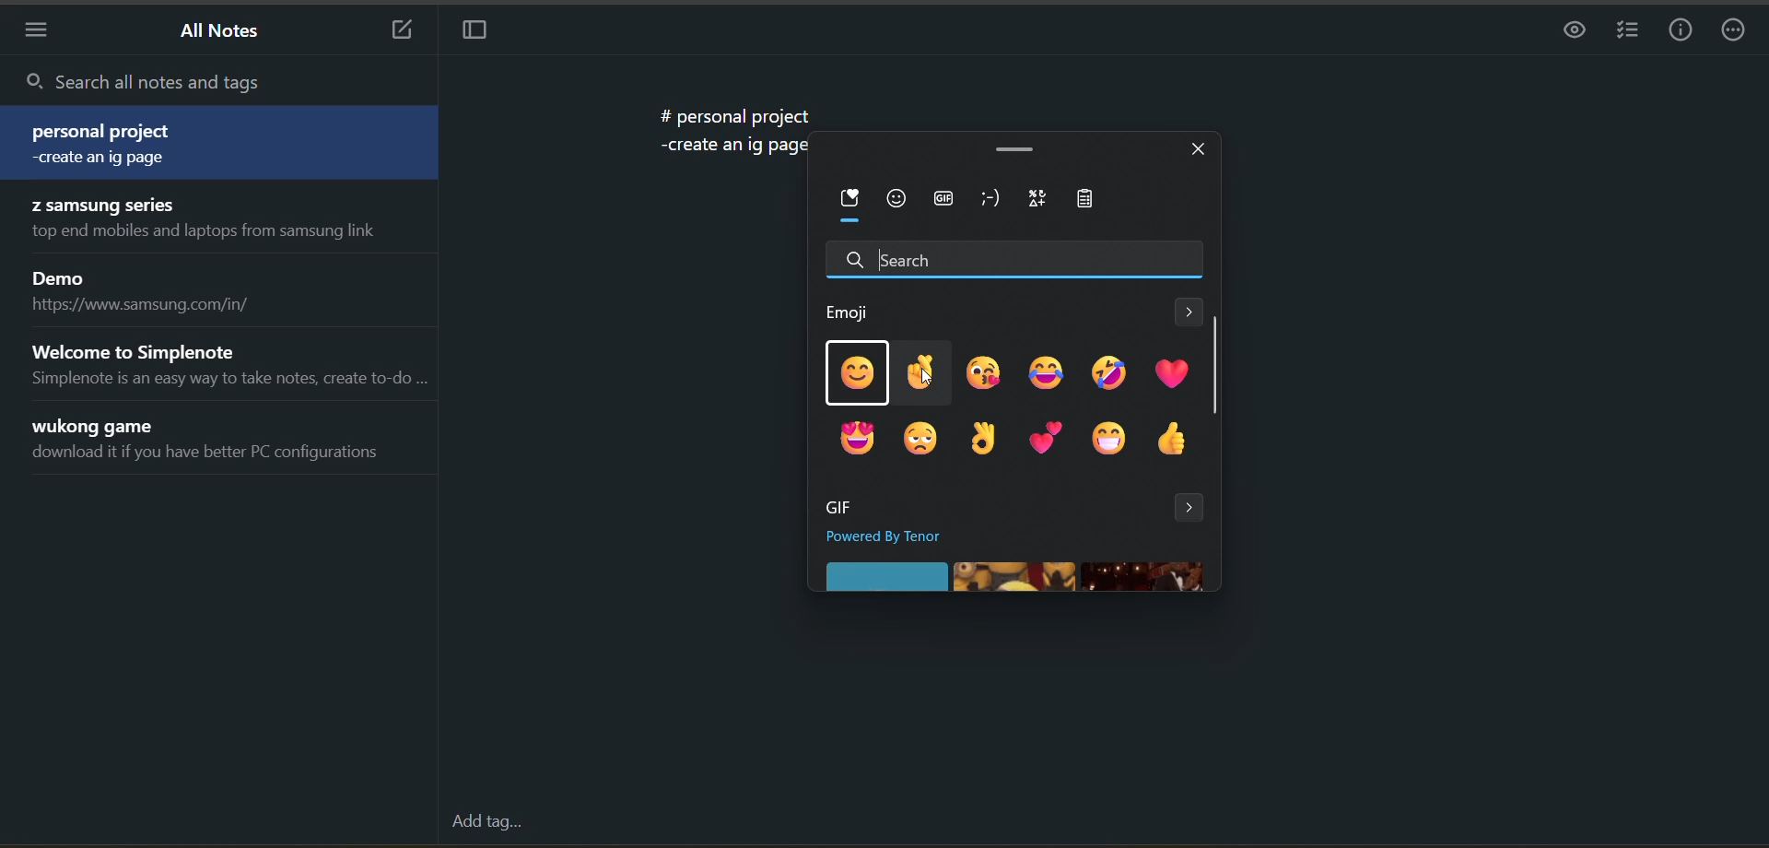 This screenshot has width=1769, height=848. I want to click on close, so click(1201, 152).